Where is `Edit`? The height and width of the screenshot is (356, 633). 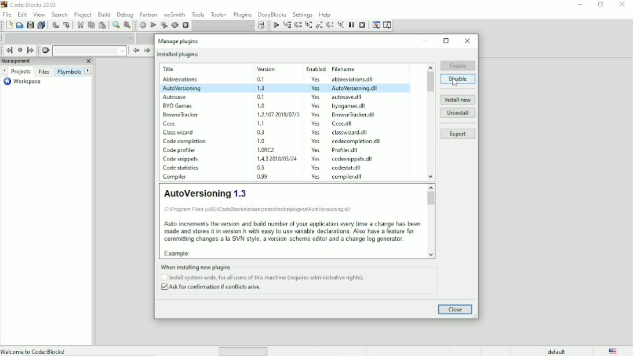 Edit is located at coordinates (23, 14).